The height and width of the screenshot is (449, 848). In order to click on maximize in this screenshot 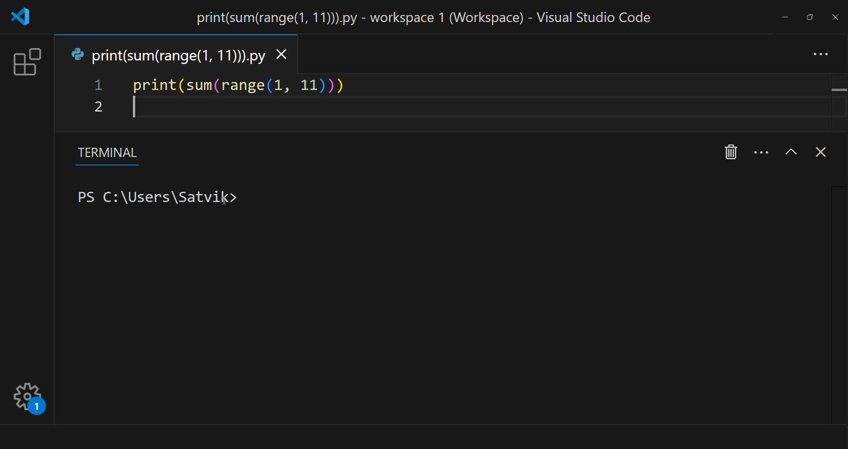, I will do `click(810, 16)`.